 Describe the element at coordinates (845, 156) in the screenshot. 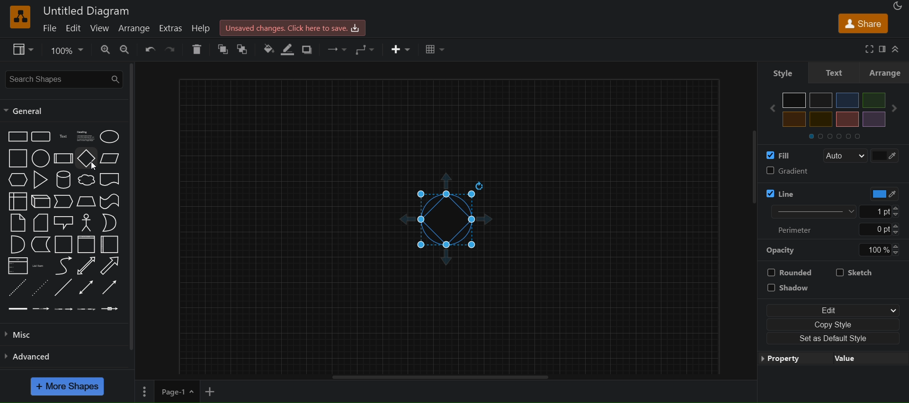

I see `auto` at that location.